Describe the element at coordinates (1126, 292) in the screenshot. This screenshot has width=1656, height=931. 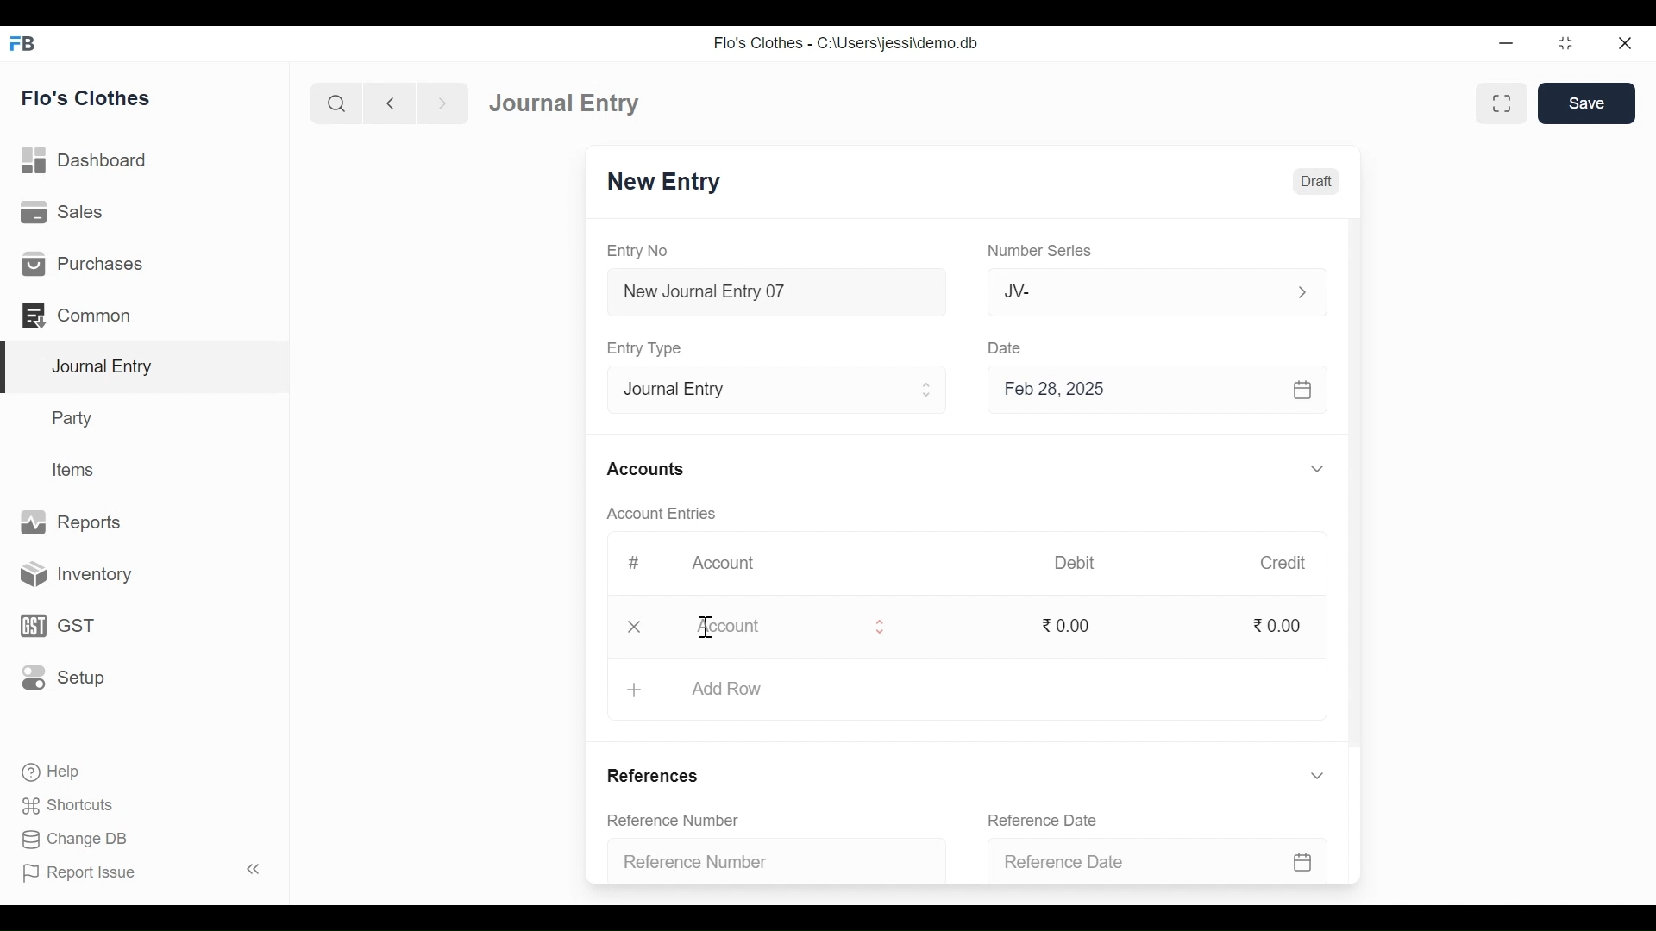
I see `JV-` at that location.